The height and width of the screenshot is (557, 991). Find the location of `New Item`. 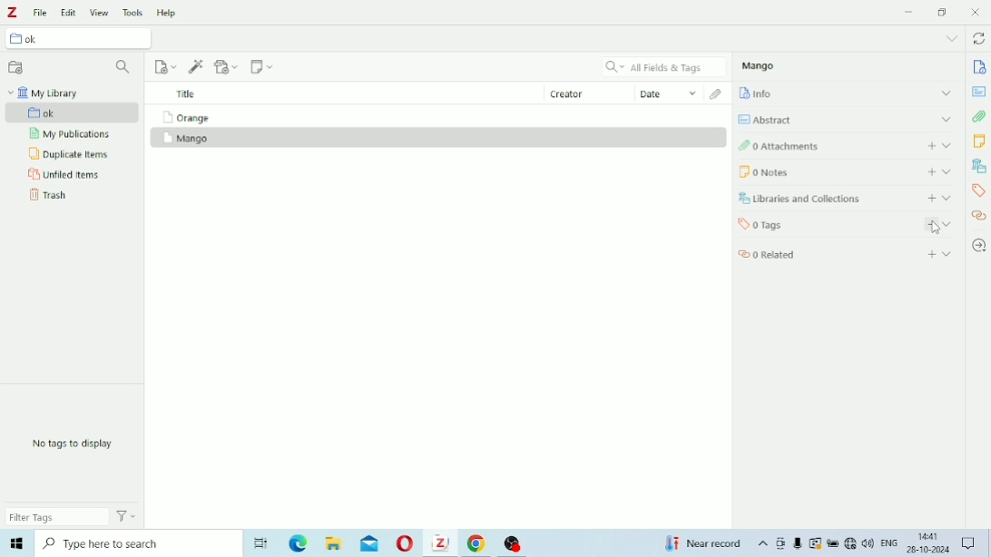

New Item is located at coordinates (166, 66).